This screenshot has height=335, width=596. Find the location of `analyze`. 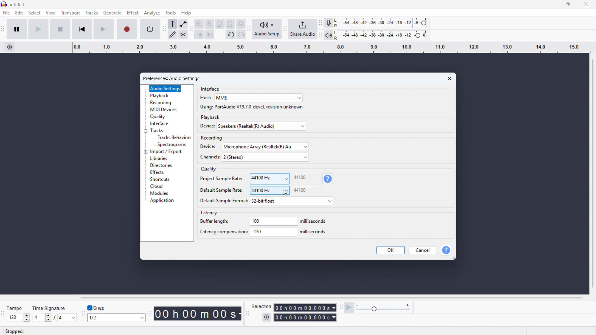

analyze is located at coordinates (152, 13).